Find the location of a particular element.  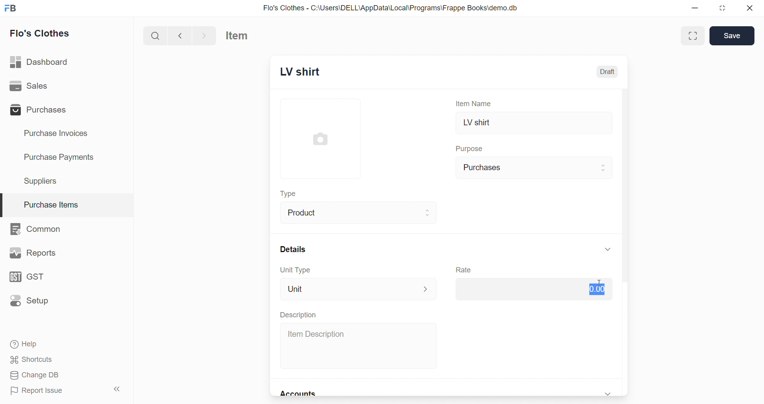

collapse sidebar is located at coordinates (120, 390).